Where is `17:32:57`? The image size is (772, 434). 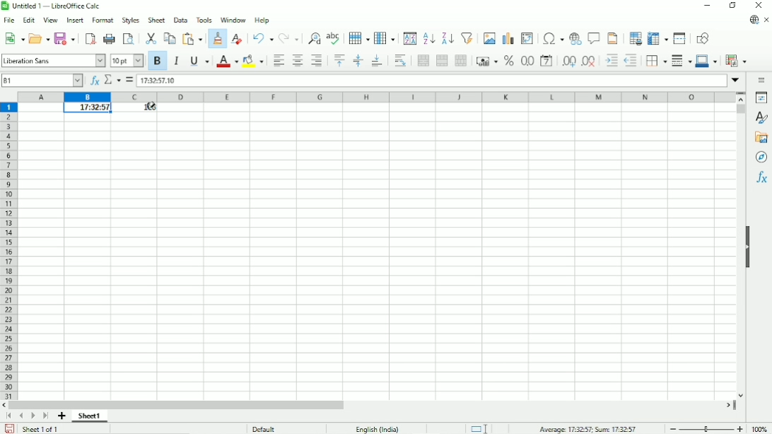
17:32:57 is located at coordinates (87, 108).